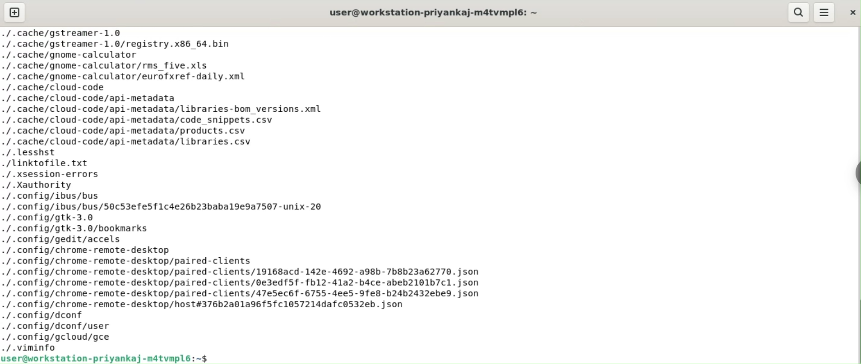 The width and height of the screenshot is (861, 364). What do you see at coordinates (252, 308) in the screenshot?
I see `./.config/chrome-remote-desktop/paired-clients/19168acd-142e-4692-a98b-7b8b23a62770. jso
./.config/chrome-remote-desktop/paired-clients/@e3edf5f-fbl2-41a2-b4ce-abeb2101b7cl. jso
./.config/chrome-remote-desktop/paired-clients/47e5ec6f-6755-4ee5-9fe8-b24b2432ebe9. jso
./.config/chrome-remote-desktop/host#376b2a01a96f5fc1057214dafce532eb. json
./.config/dconf

./.config/dconf/user

./.config/gcloud/gce

/ yviminfo` at bounding box center [252, 308].